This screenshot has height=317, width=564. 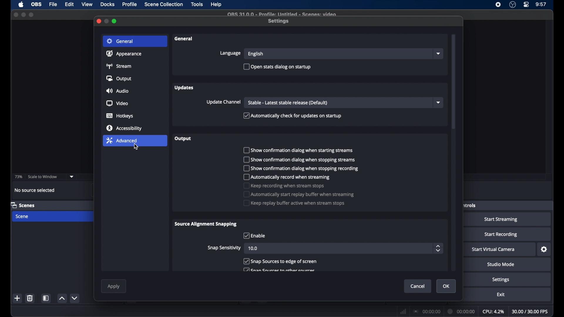 I want to click on source alignment snapping, so click(x=207, y=225).